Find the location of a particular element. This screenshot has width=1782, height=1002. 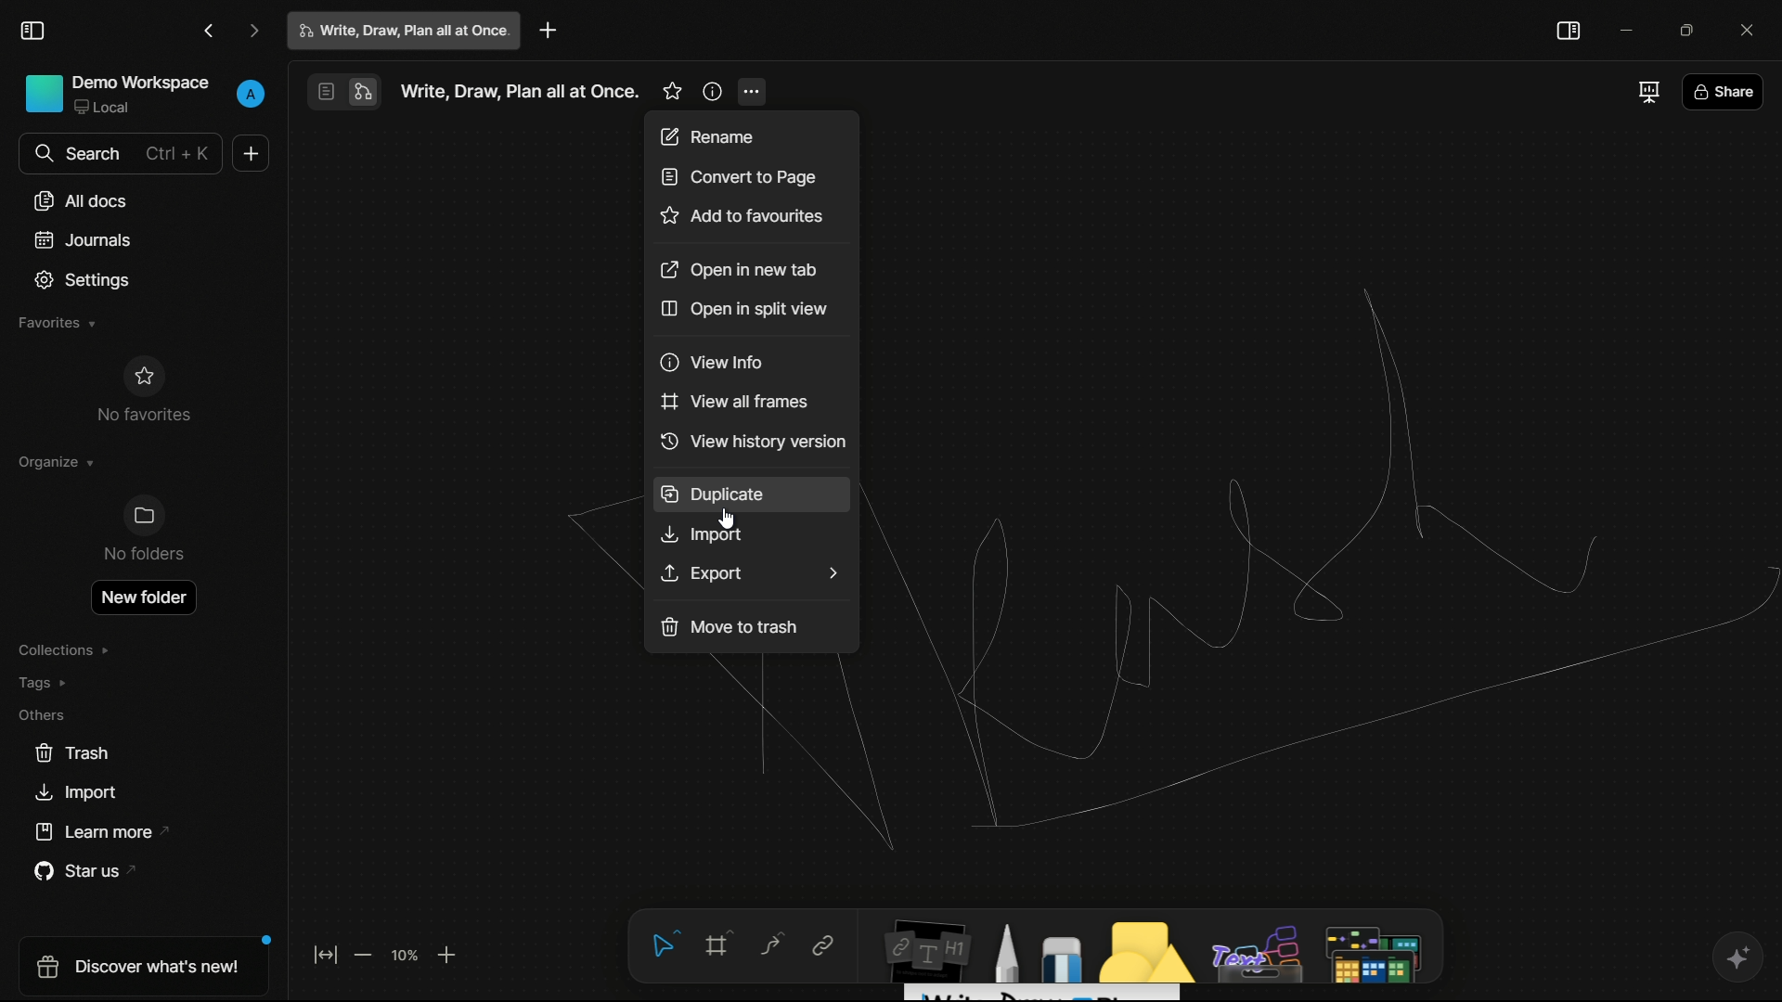

go back is located at coordinates (211, 32).